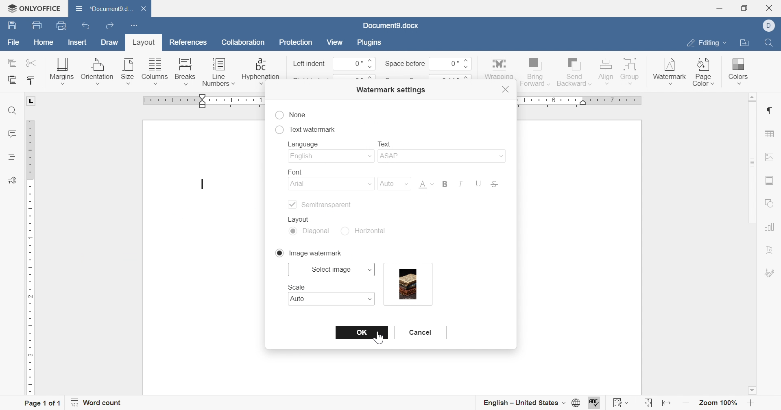 The width and height of the screenshot is (781, 410). Describe the element at coordinates (132, 24) in the screenshot. I see `customize quick access toolbar` at that location.